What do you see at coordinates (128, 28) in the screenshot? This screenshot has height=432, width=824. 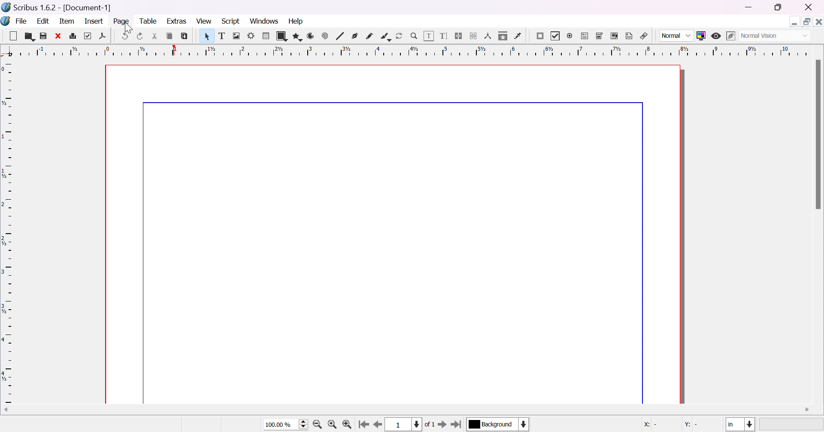 I see `cursor` at bounding box center [128, 28].